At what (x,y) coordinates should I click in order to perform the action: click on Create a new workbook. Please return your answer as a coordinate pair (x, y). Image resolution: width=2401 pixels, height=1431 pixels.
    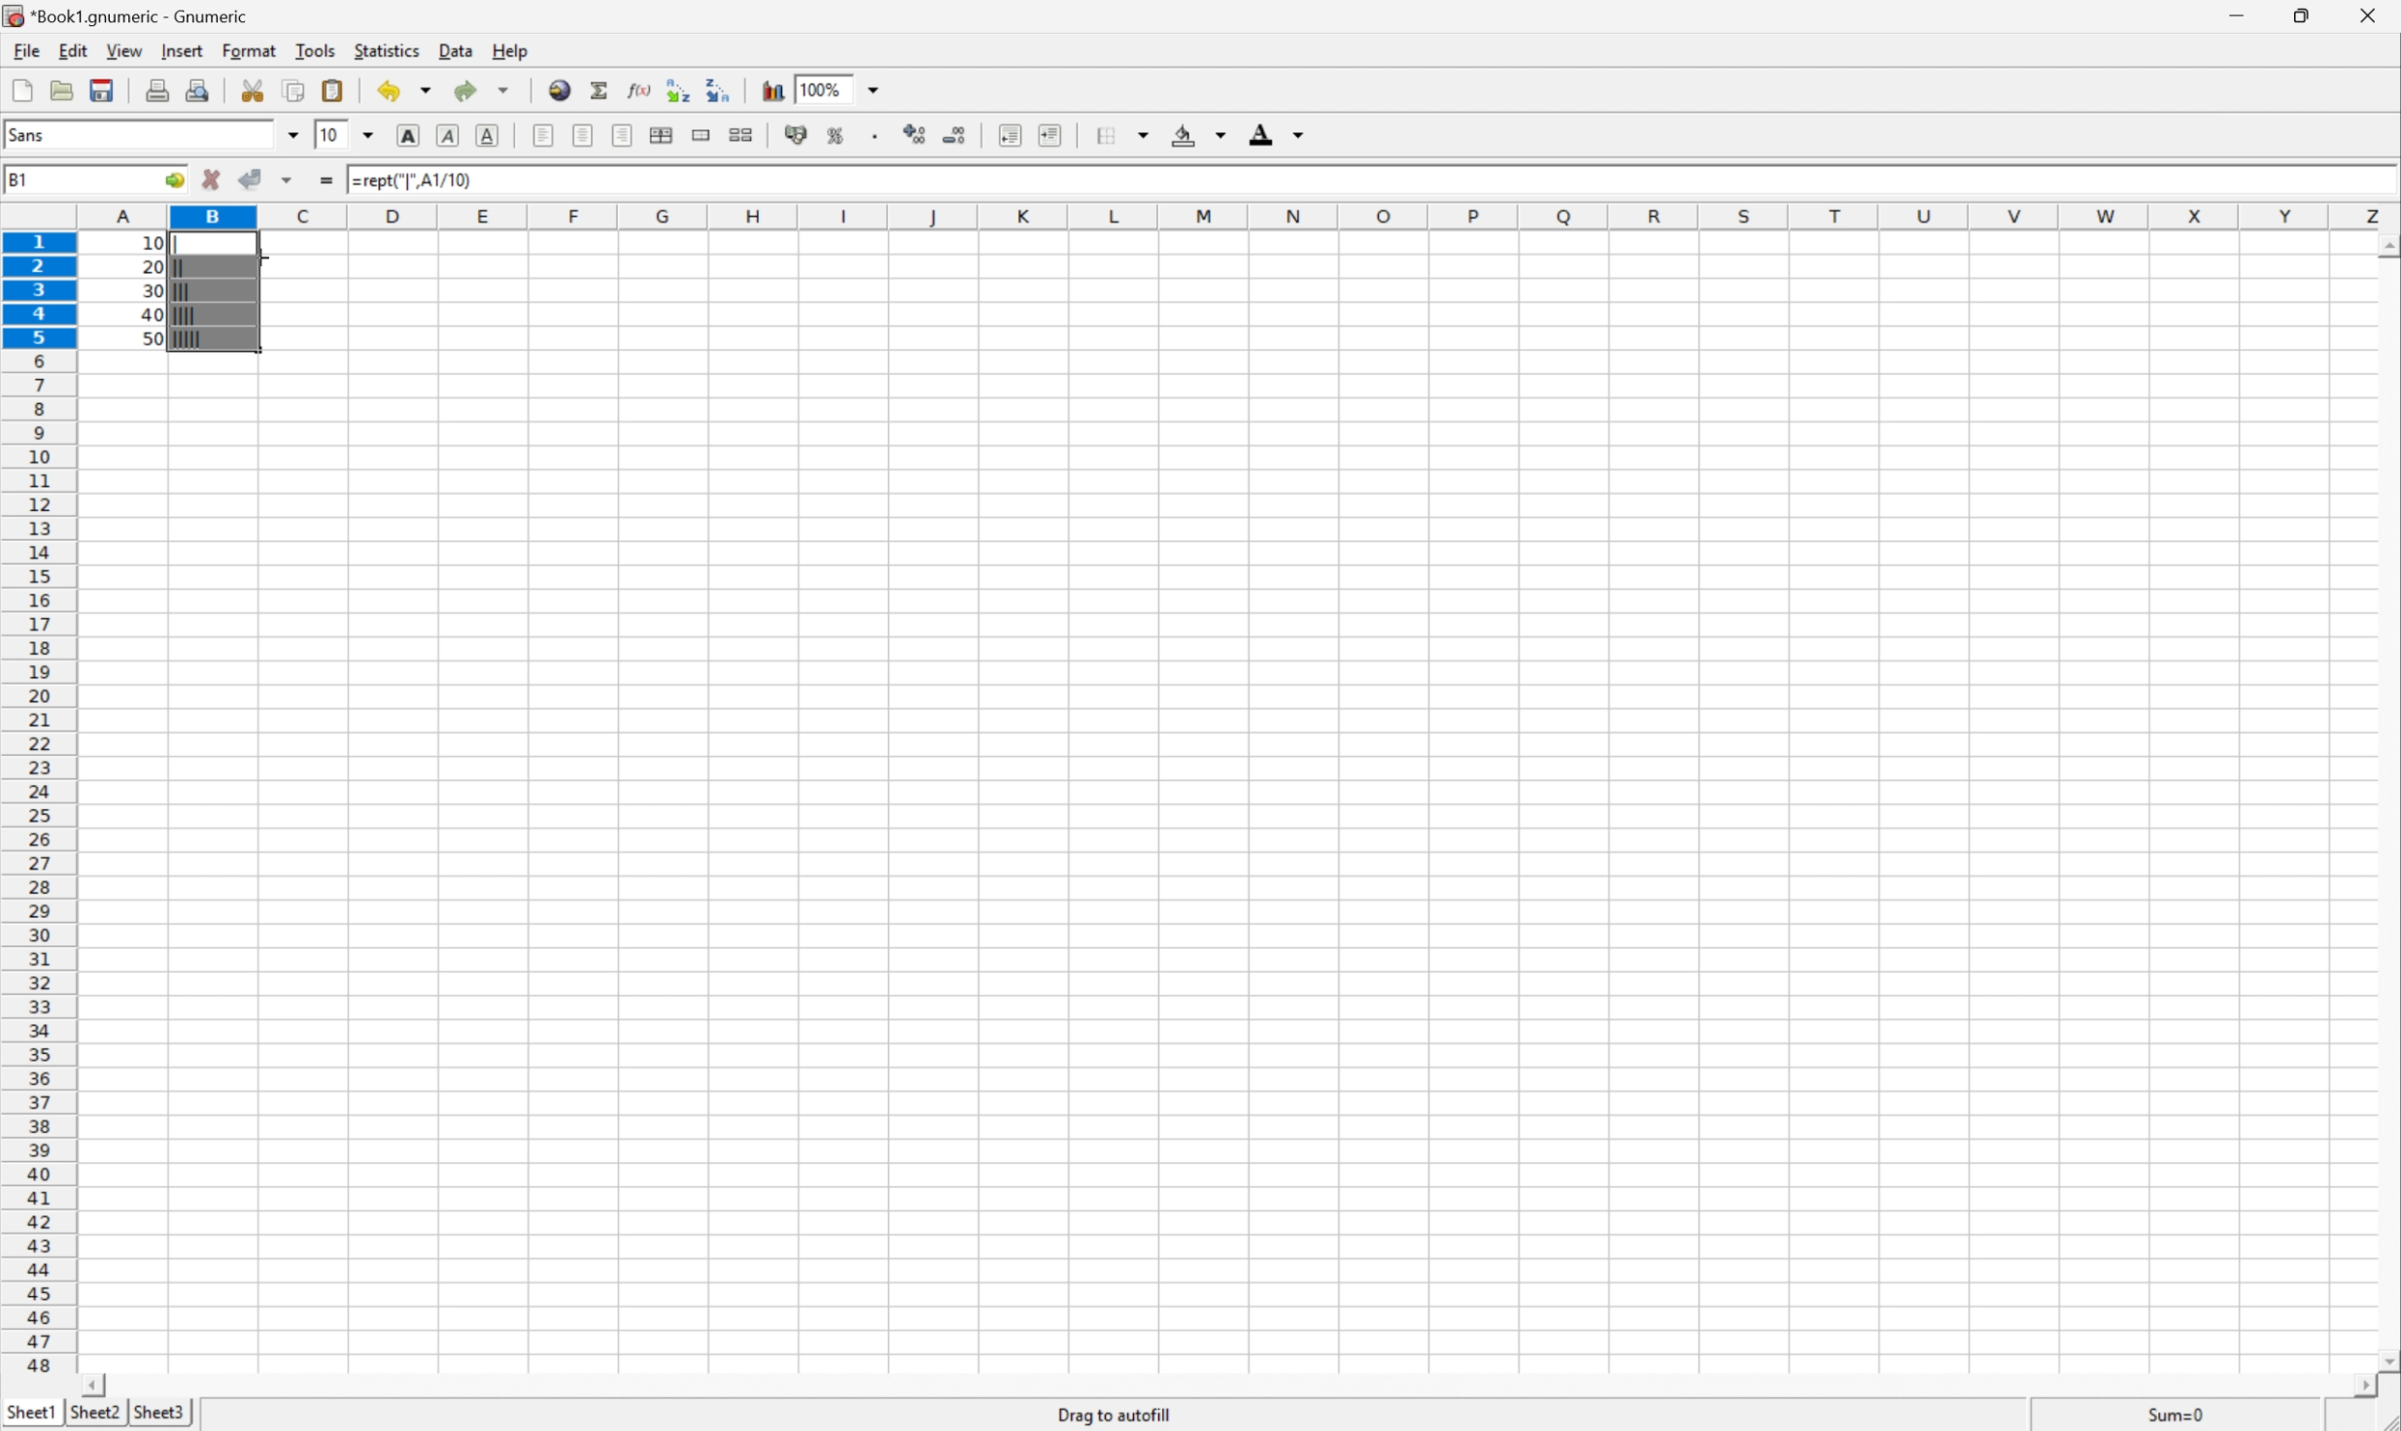
    Looking at the image, I should click on (23, 88).